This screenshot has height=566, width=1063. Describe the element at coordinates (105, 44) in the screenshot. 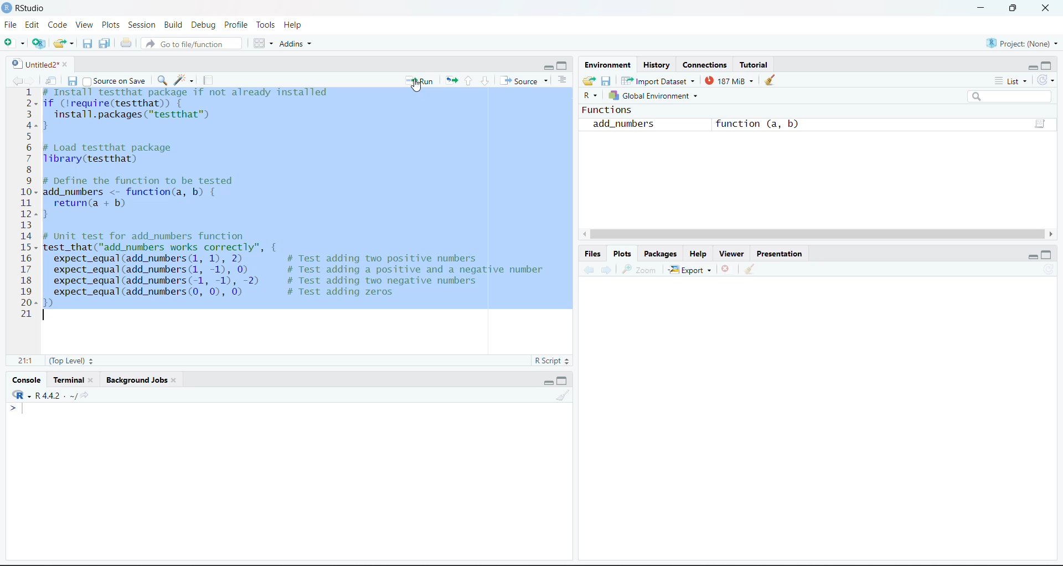

I see `save all open documents` at that location.